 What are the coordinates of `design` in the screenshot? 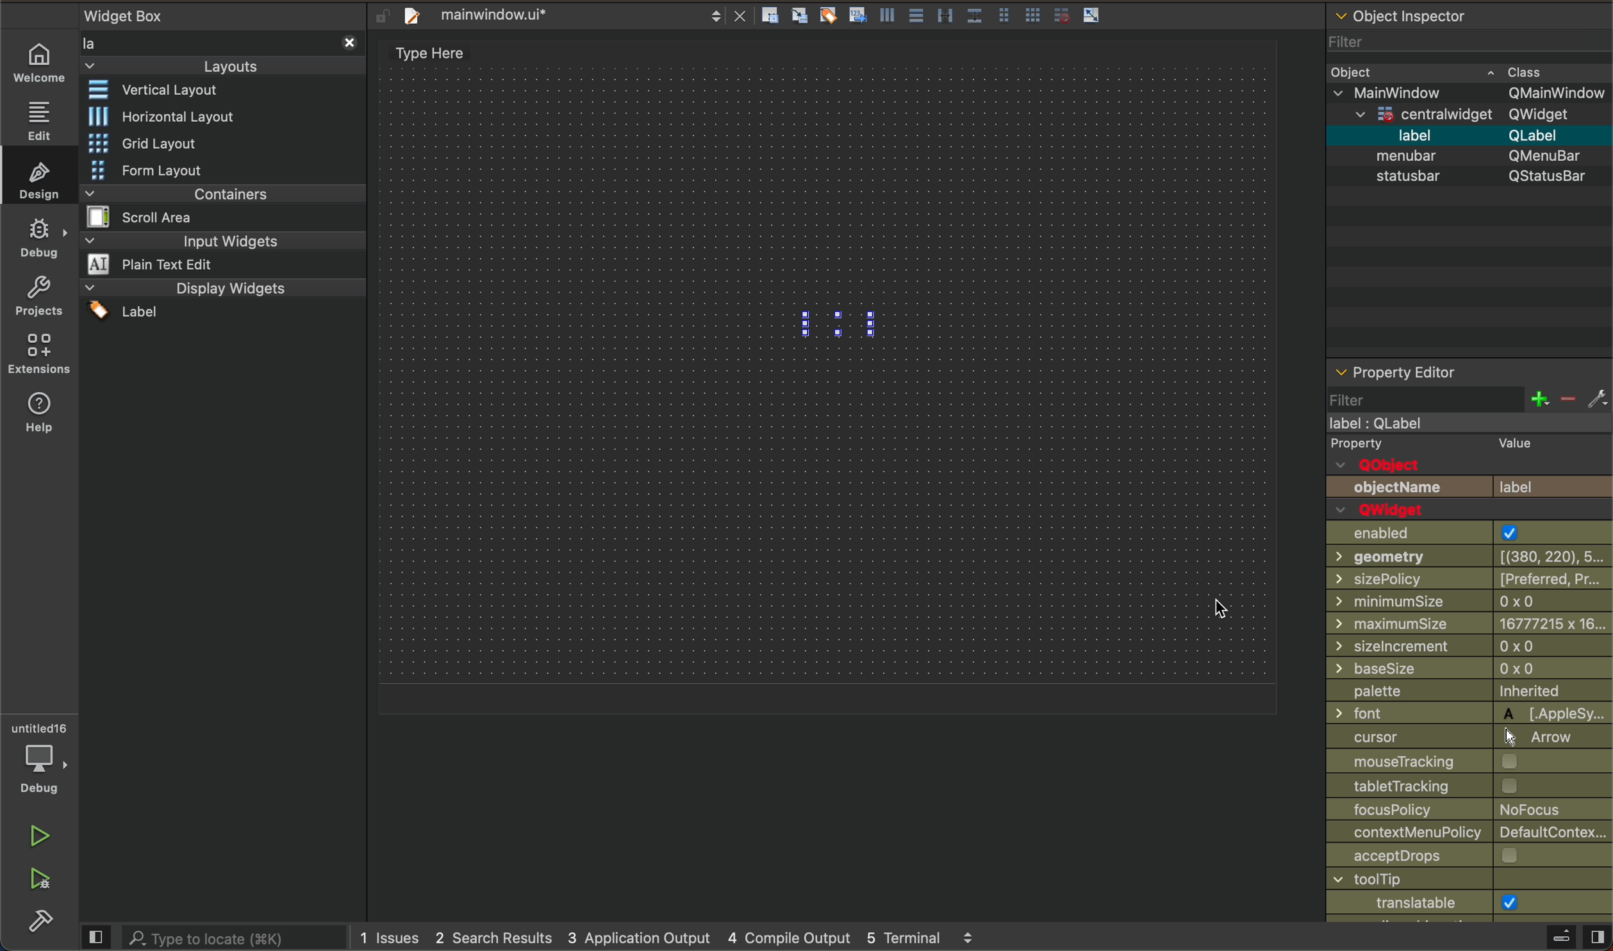 It's located at (40, 179).